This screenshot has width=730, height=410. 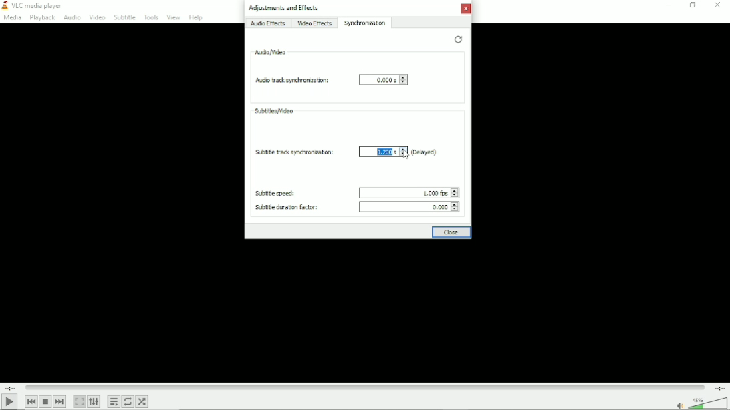 What do you see at coordinates (277, 193) in the screenshot?
I see `Subtitle speed` at bounding box center [277, 193].